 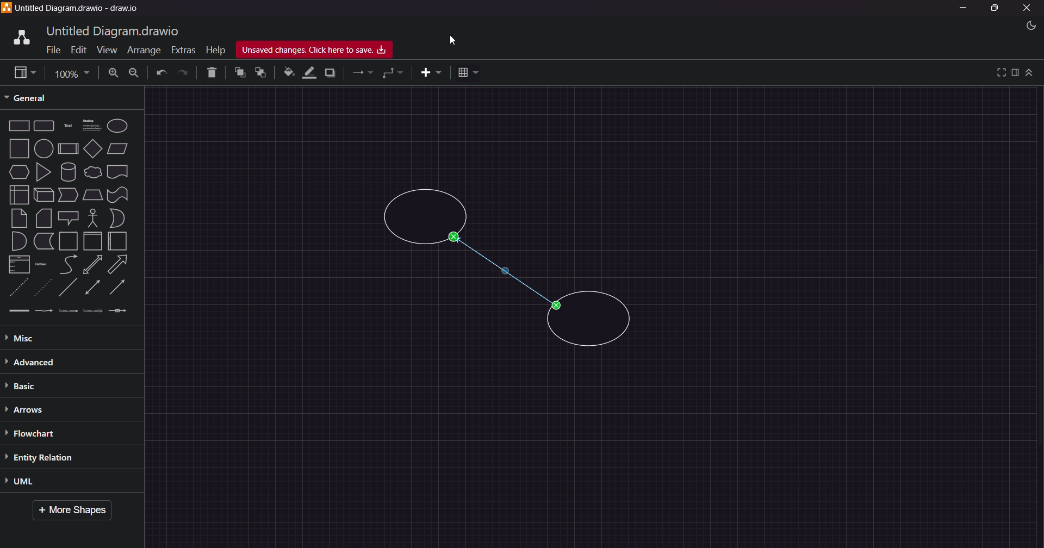 I want to click on to back, so click(x=259, y=73).